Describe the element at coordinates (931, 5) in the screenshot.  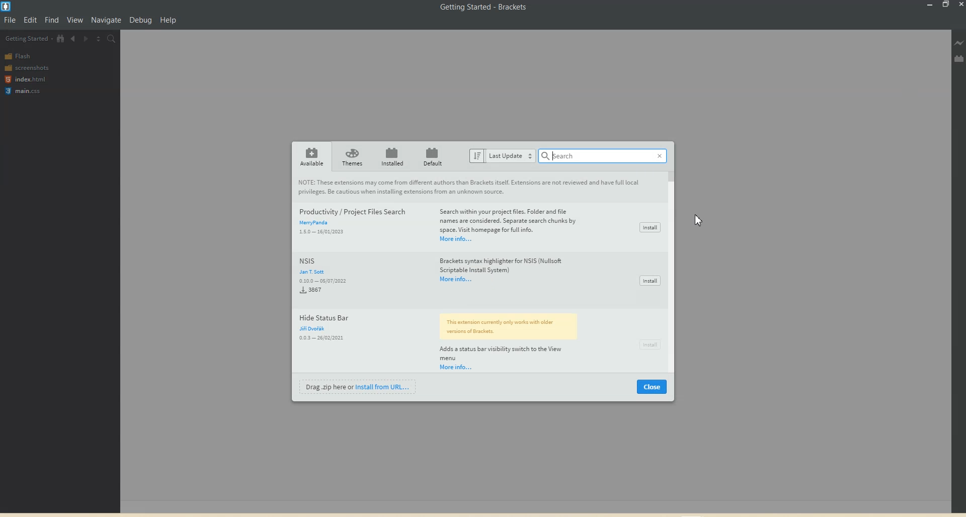
I see `Minimize` at that location.